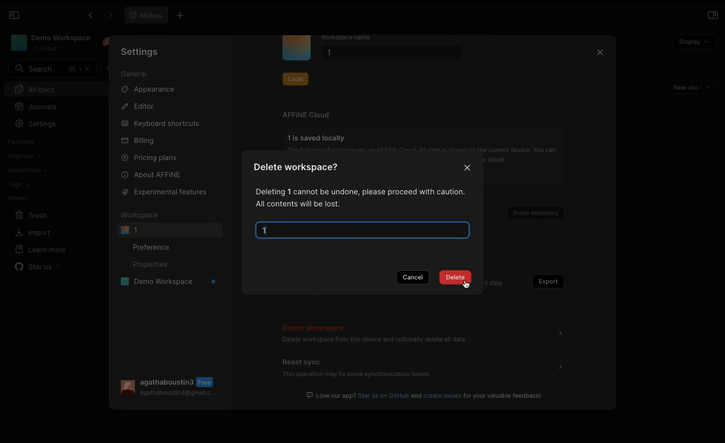 Image resolution: width=725 pixels, height=443 pixels. I want to click on Reset sync, so click(303, 361).